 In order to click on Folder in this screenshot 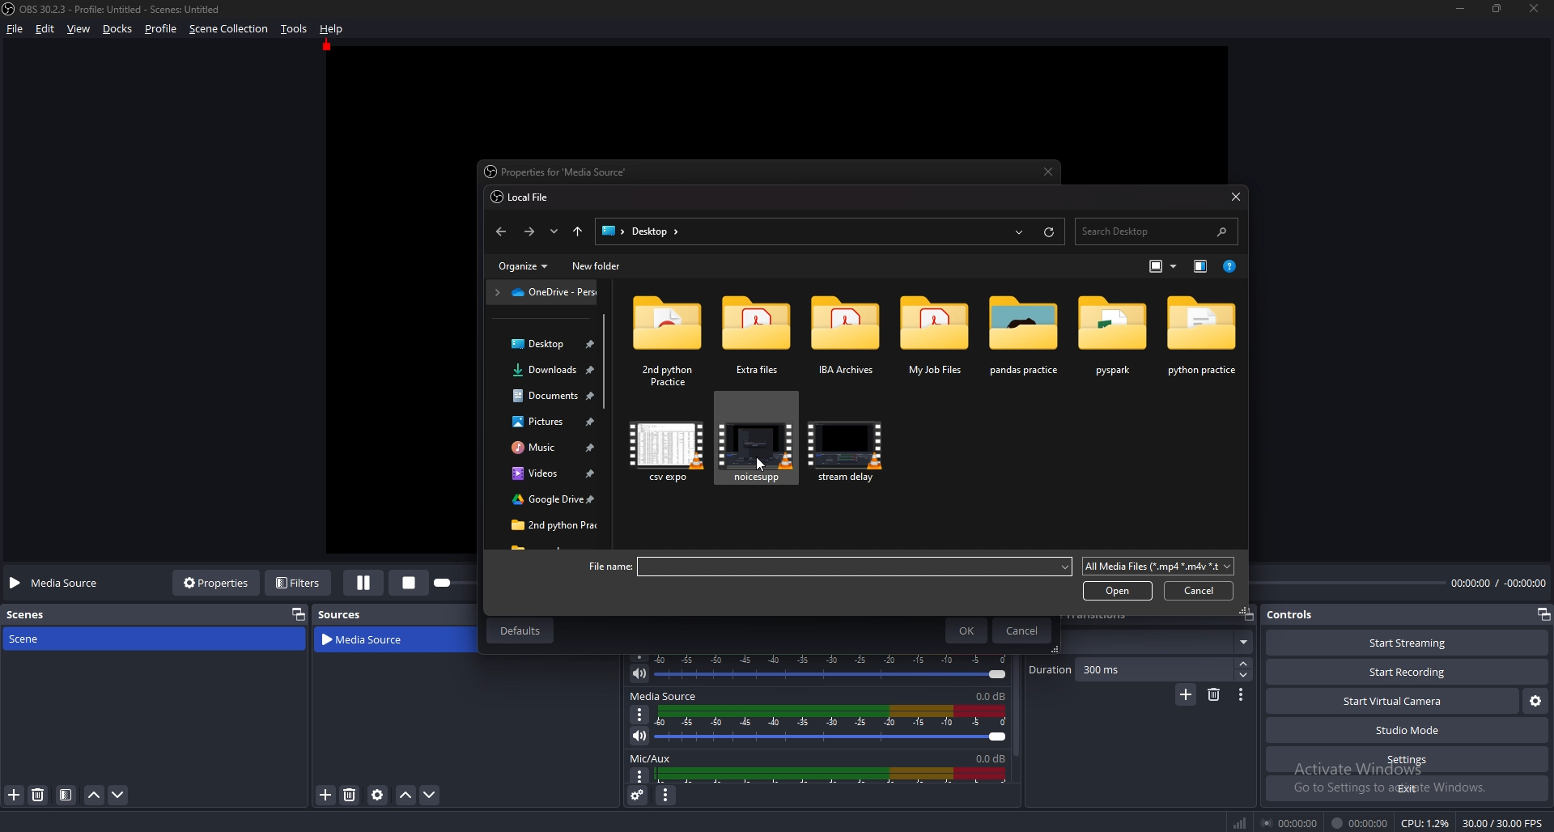, I will do `click(543, 292)`.